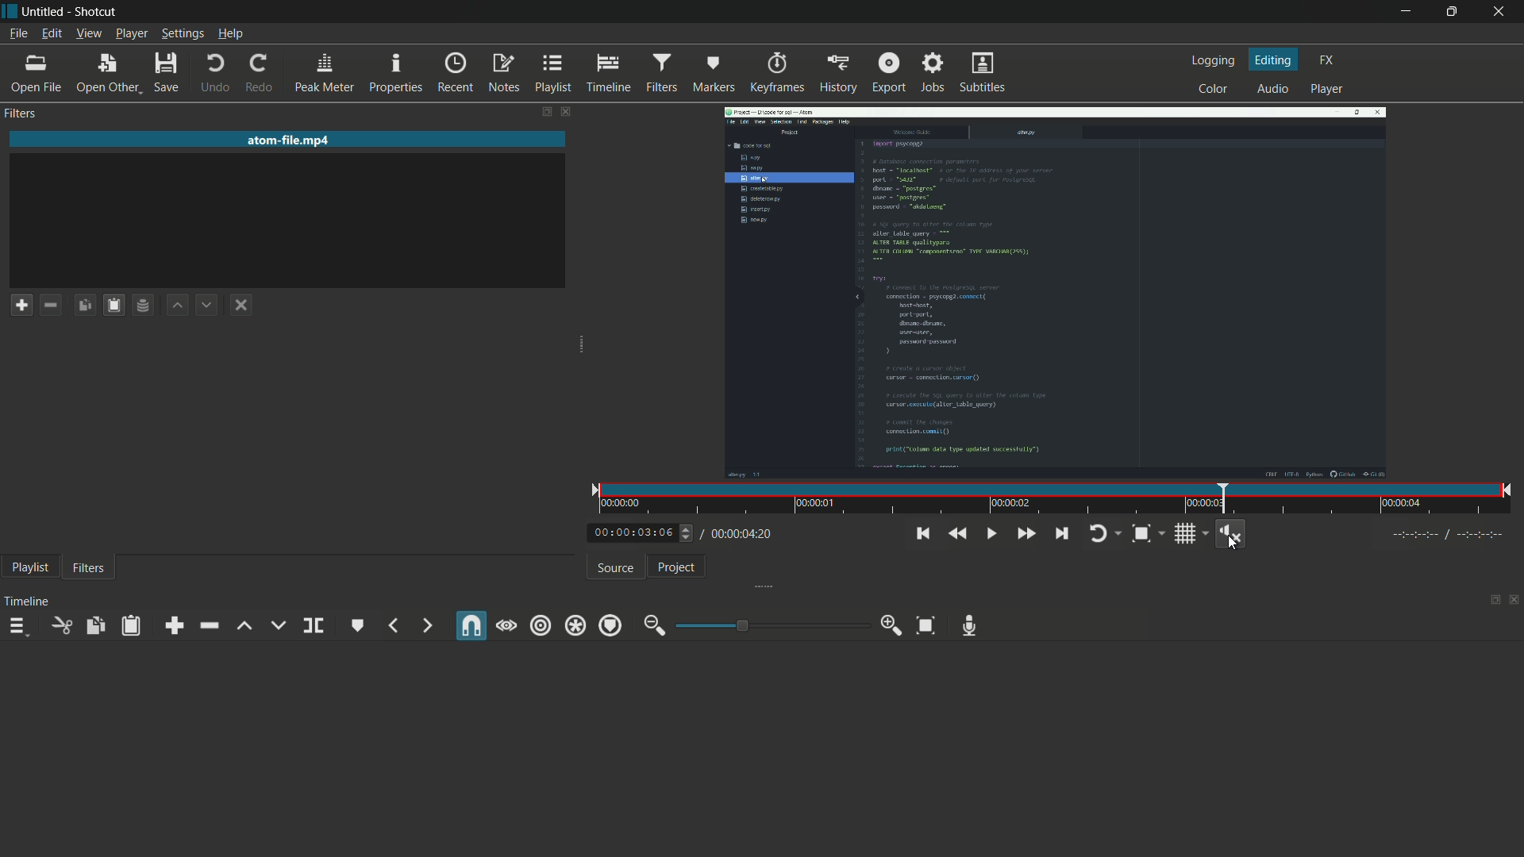 This screenshot has width=1524, height=857. I want to click on peak meter, so click(322, 74).